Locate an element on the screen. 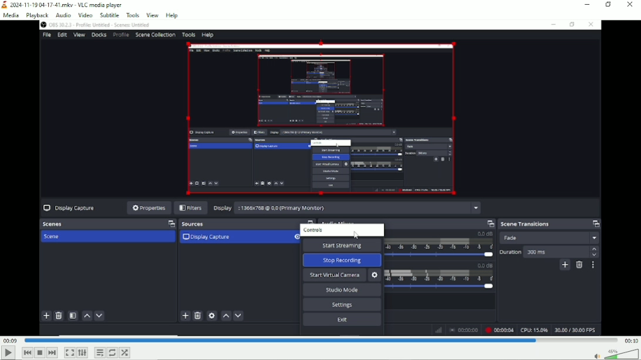 Image resolution: width=641 pixels, height=360 pixels. Audio is located at coordinates (63, 15).